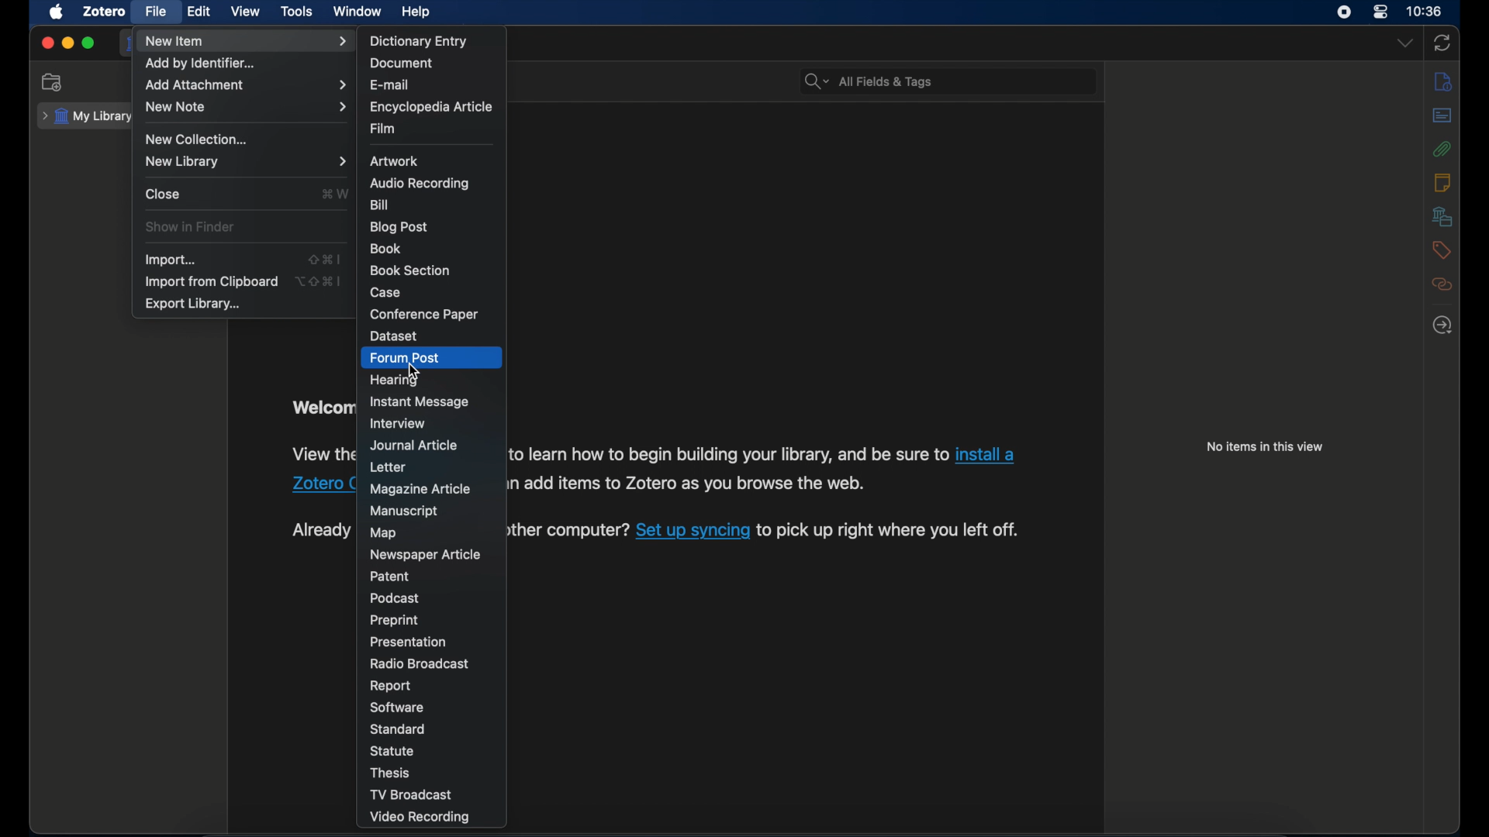  I want to click on manuscript, so click(406, 510).